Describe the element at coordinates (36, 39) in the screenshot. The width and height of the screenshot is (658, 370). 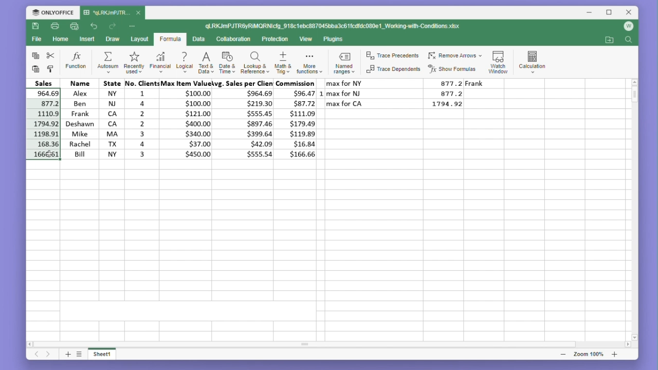
I see `File` at that location.